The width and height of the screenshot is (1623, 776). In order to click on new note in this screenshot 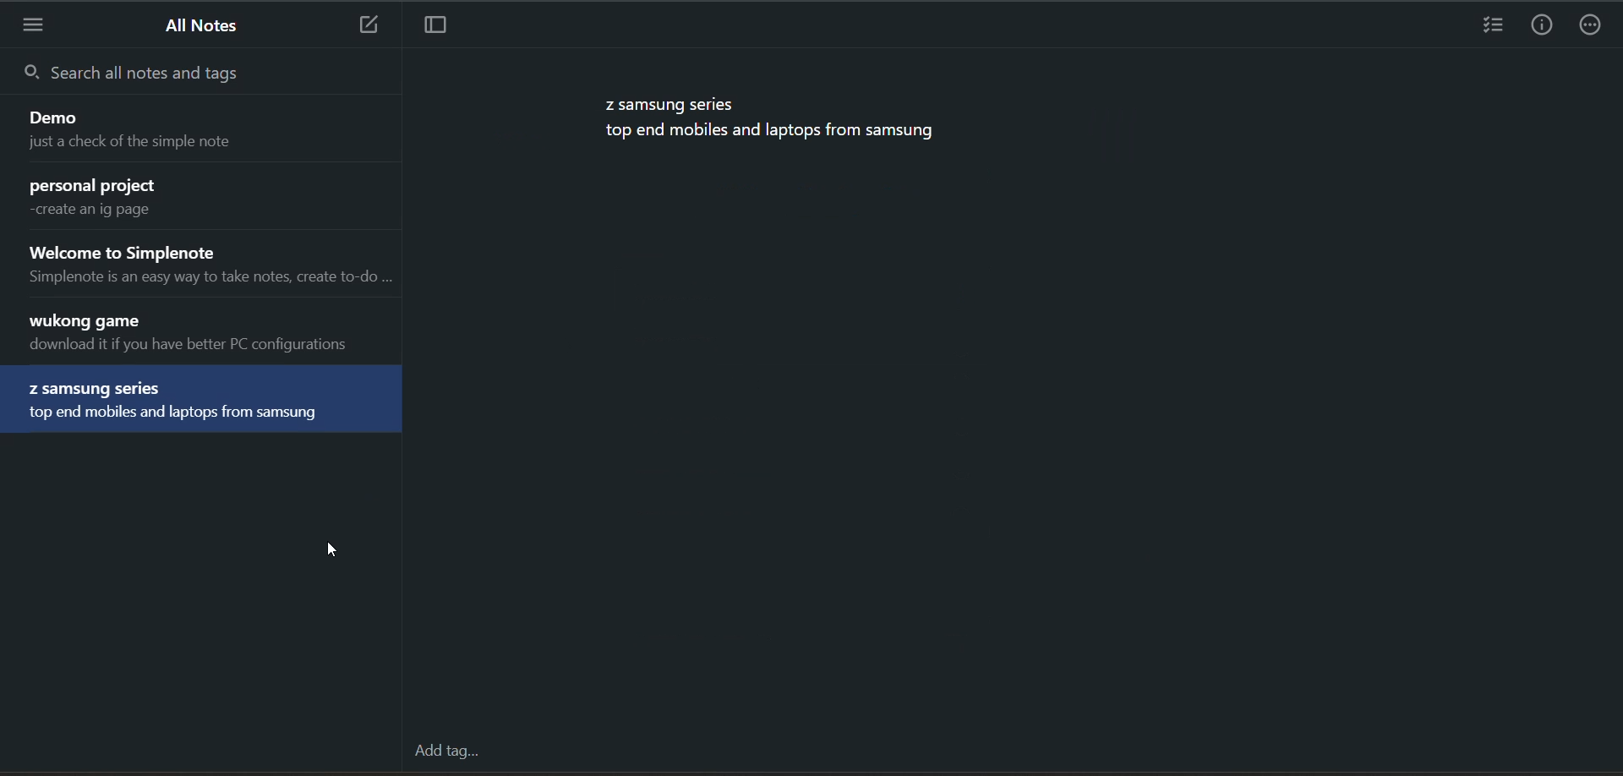, I will do `click(365, 25)`.